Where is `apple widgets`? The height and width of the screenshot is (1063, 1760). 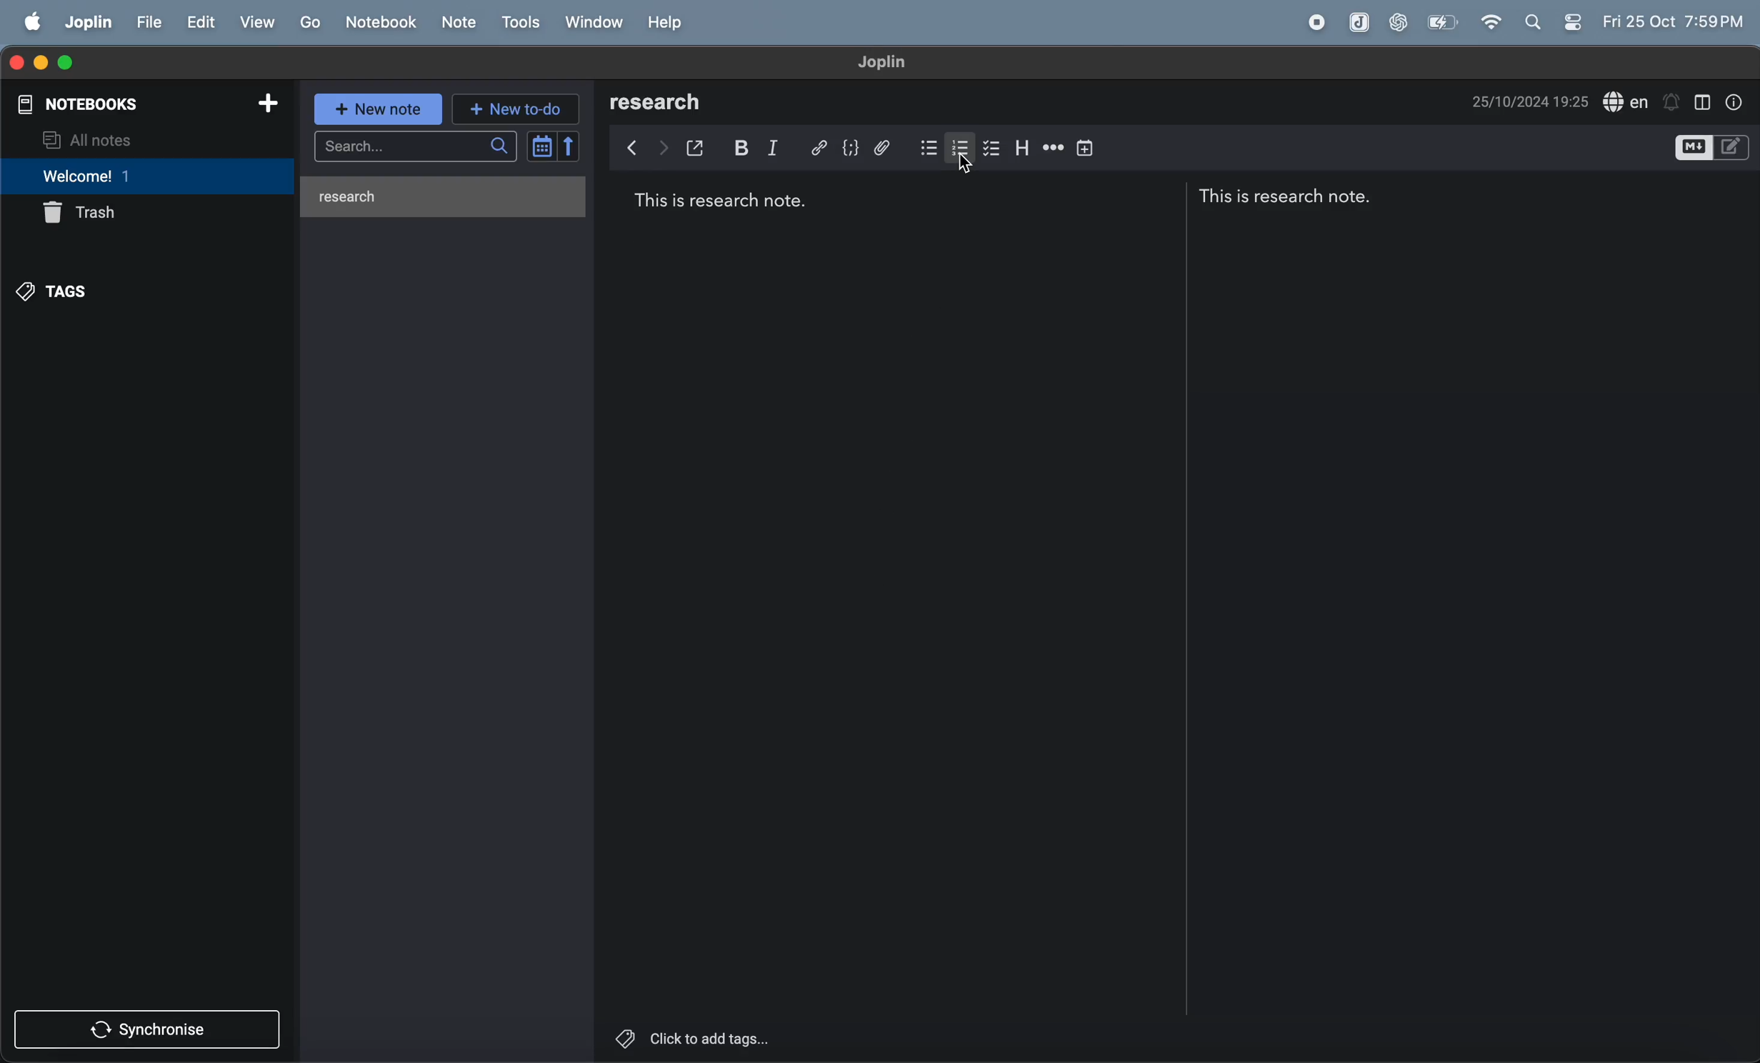 apple widgets is located at coordinates (1531, 23).